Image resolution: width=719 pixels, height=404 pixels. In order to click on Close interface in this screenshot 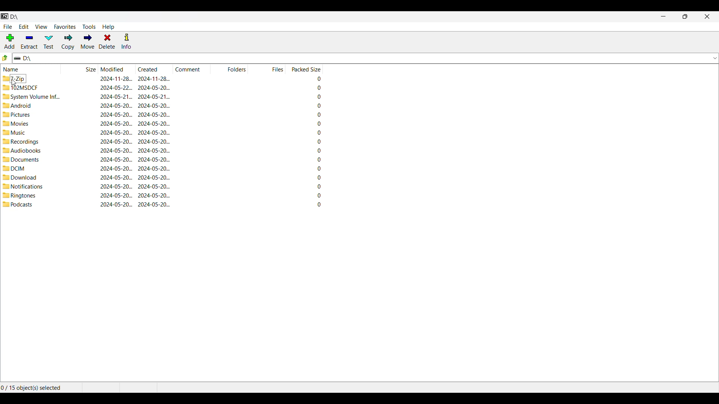, I will do `click(707, 16)`.